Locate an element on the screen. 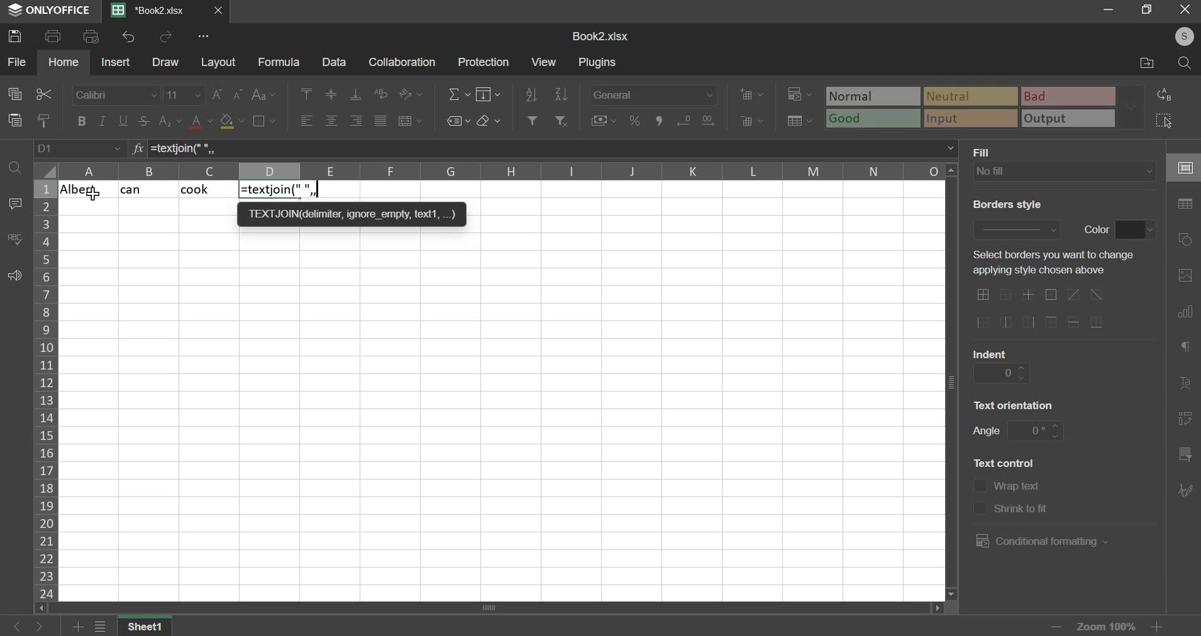  cursor is located at coordinates (94, 195).